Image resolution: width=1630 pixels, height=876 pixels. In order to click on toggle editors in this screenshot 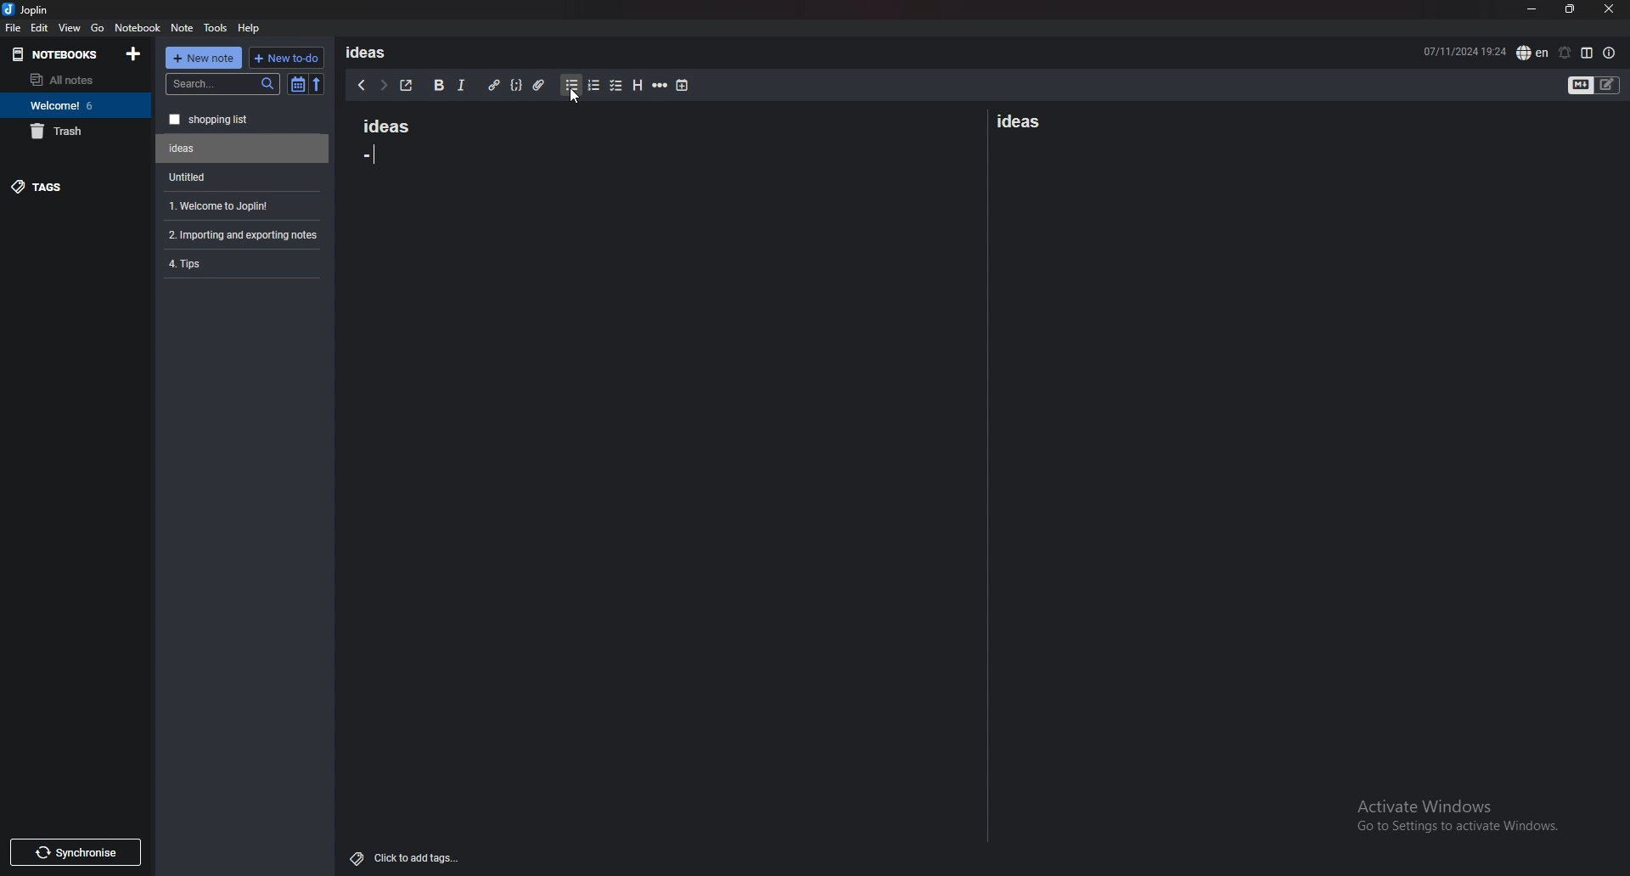, I will do `click(1594, 87)`.